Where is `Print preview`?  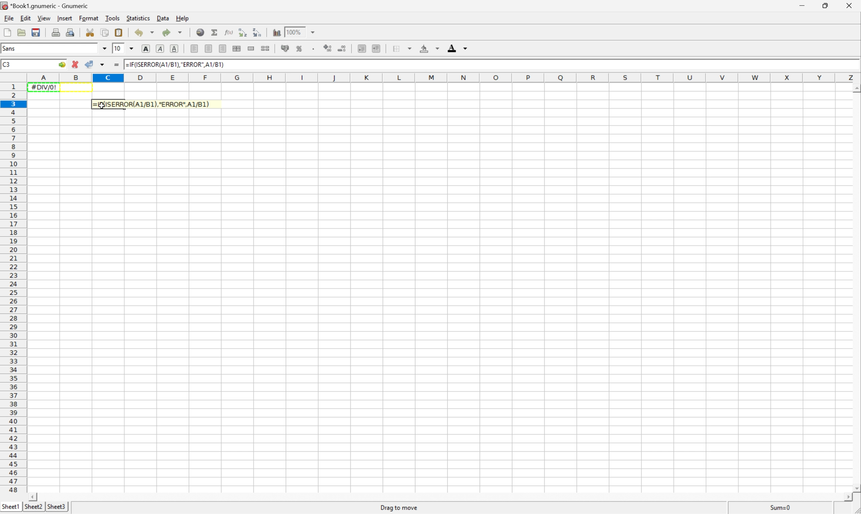 Print preview is located at coordinates (72, 32).